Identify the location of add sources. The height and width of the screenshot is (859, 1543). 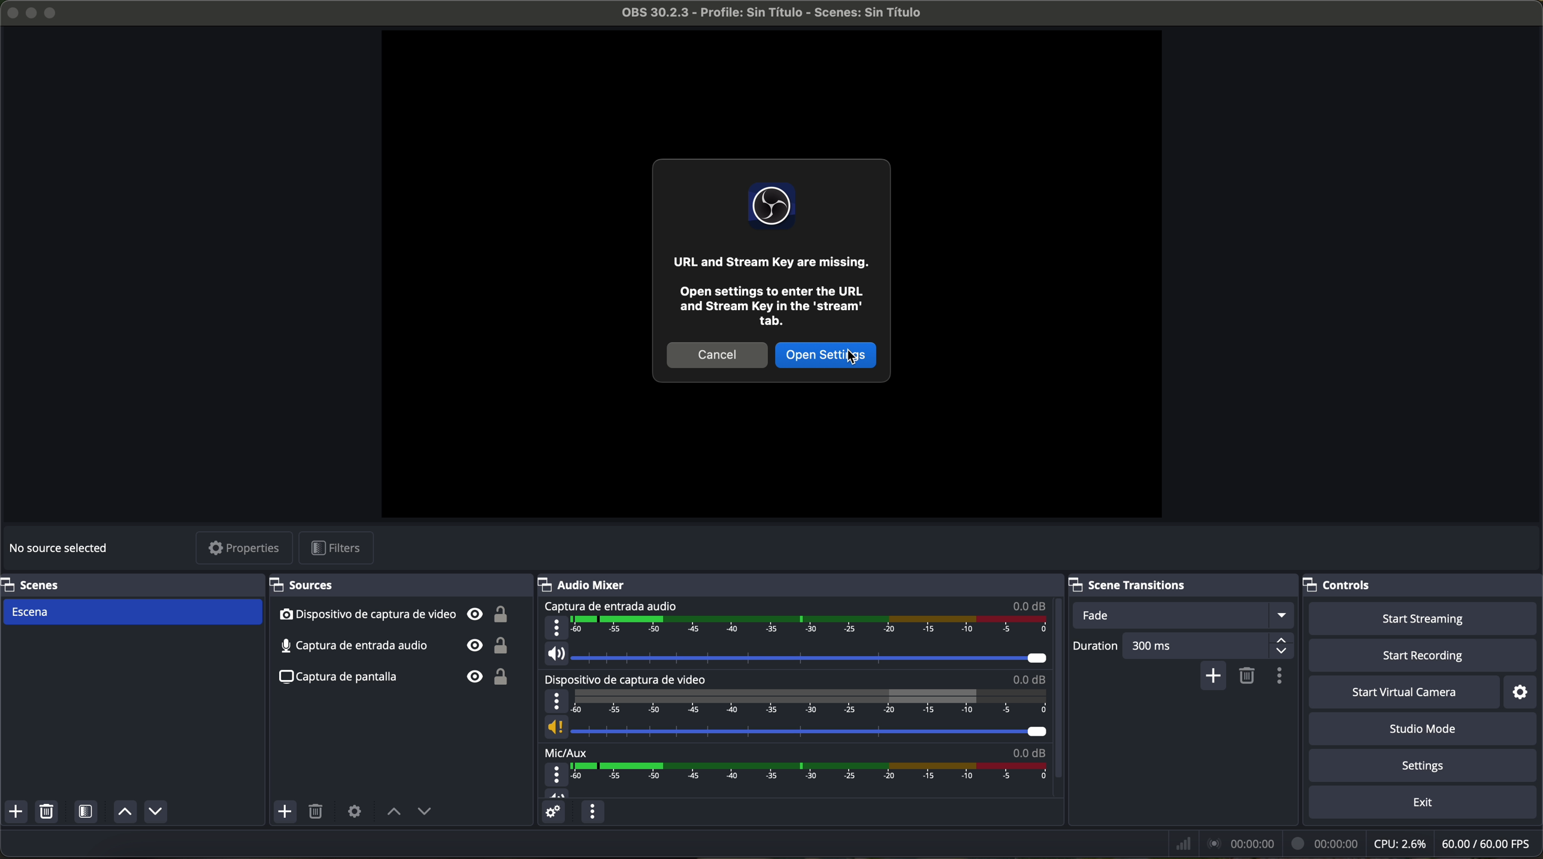
(286, 812).